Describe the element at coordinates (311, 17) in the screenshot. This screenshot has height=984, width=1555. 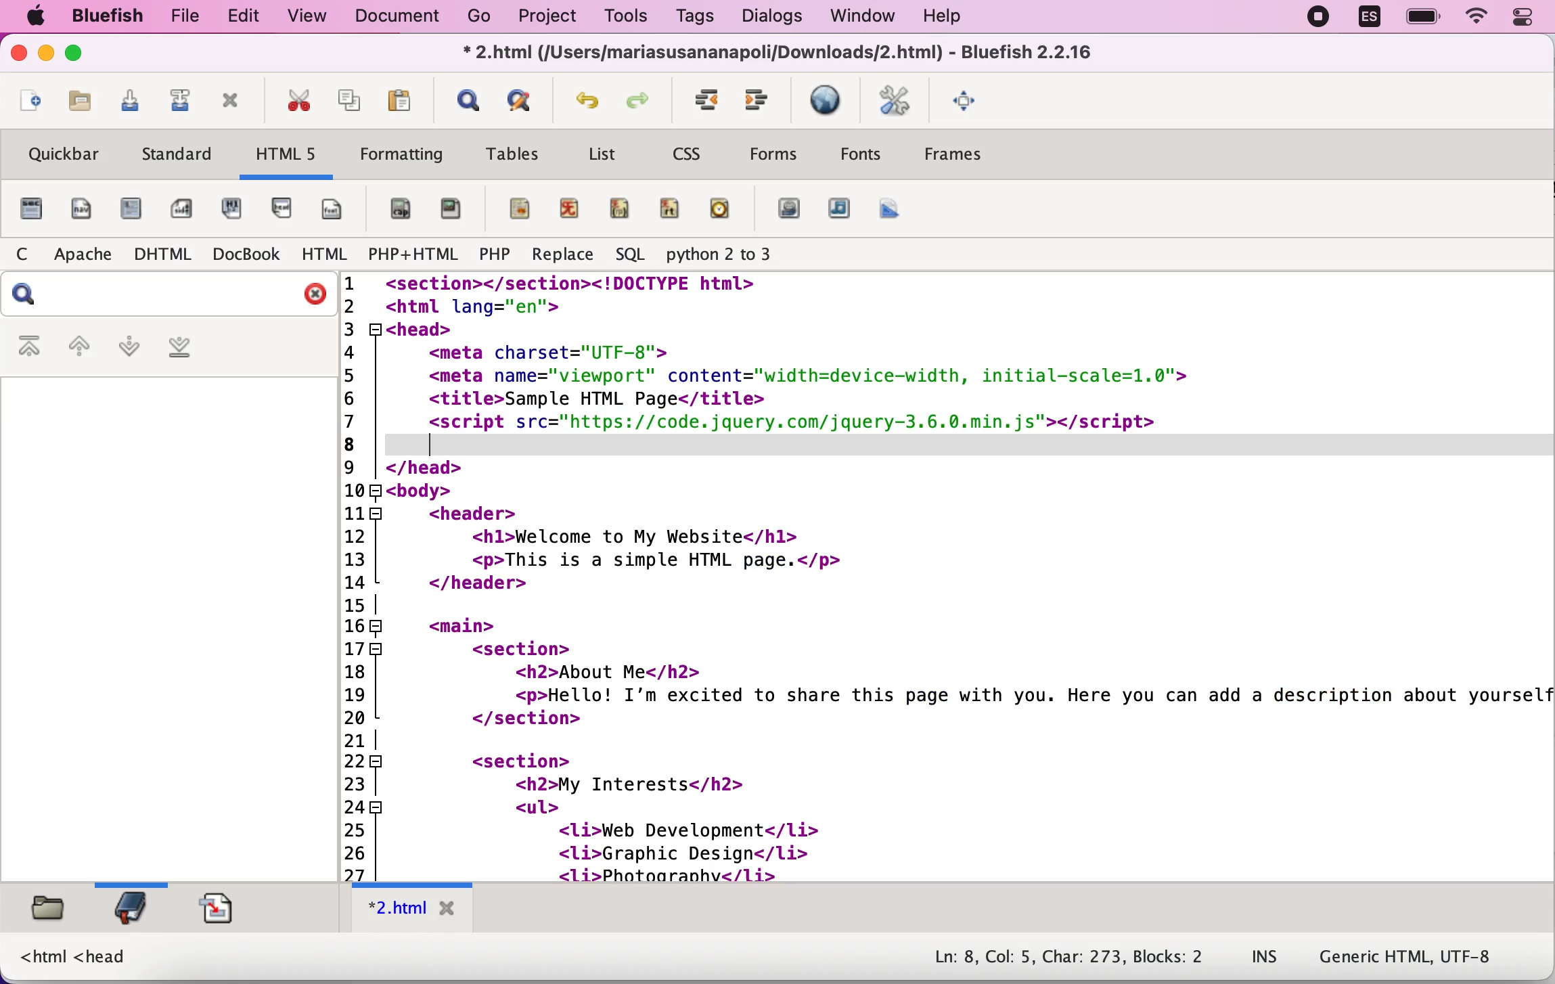
I see `view` at that location.